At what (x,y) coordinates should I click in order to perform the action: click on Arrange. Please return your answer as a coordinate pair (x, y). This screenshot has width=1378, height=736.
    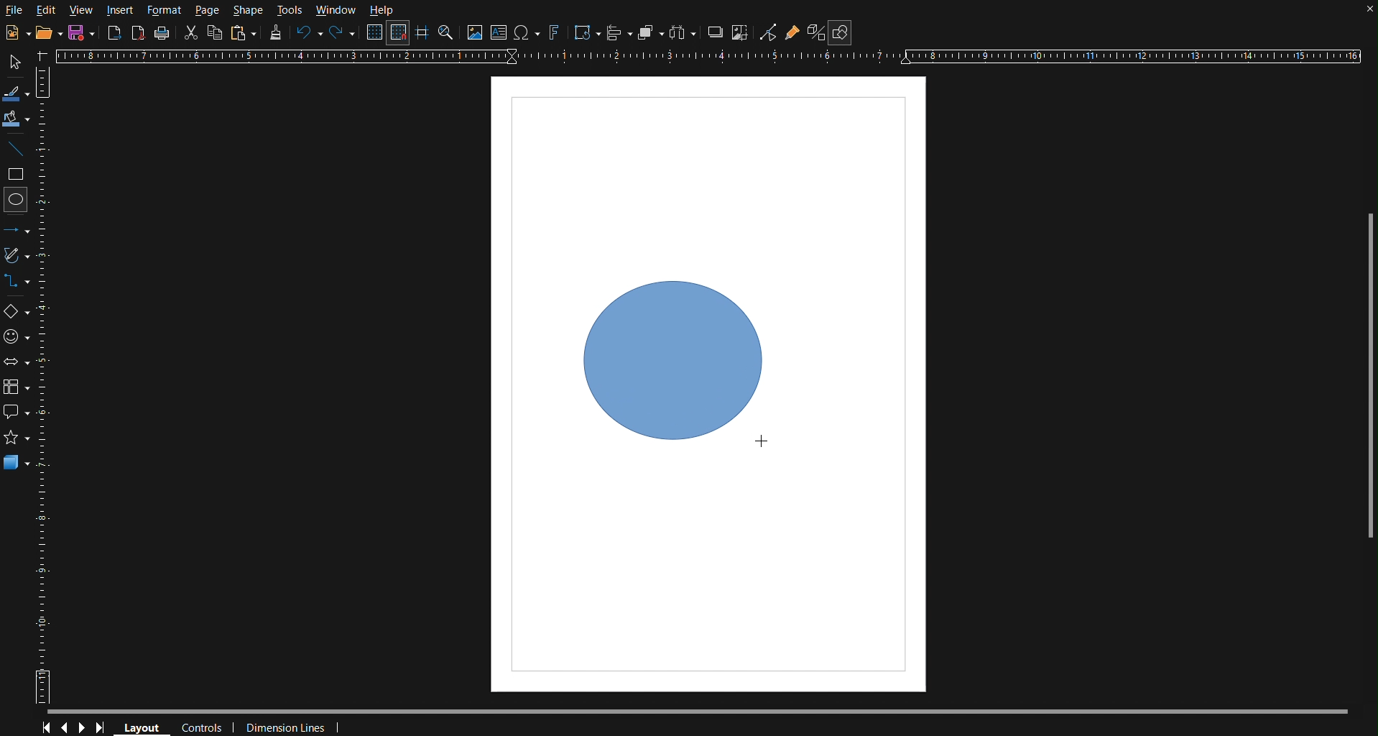
    Looking at the image, I should click on (648, 32).